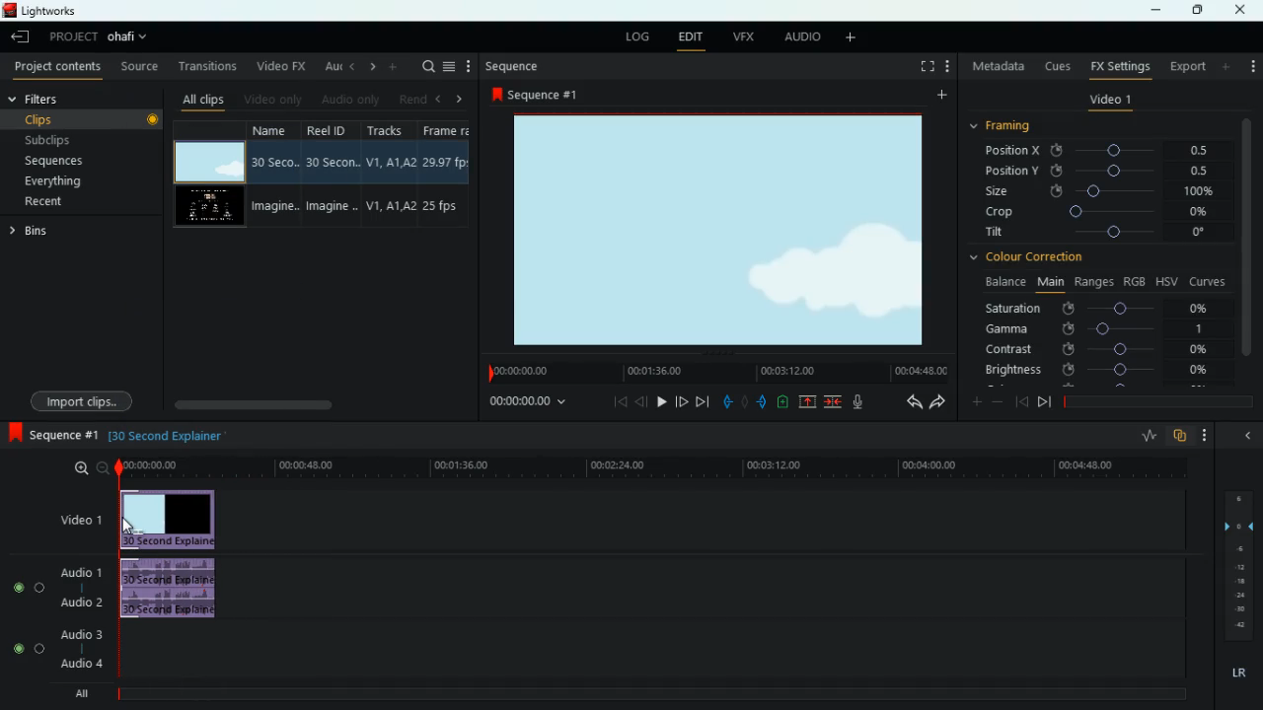 This screenshot has width=1263, height=710. I want to click on subclips, so click(82, 139).